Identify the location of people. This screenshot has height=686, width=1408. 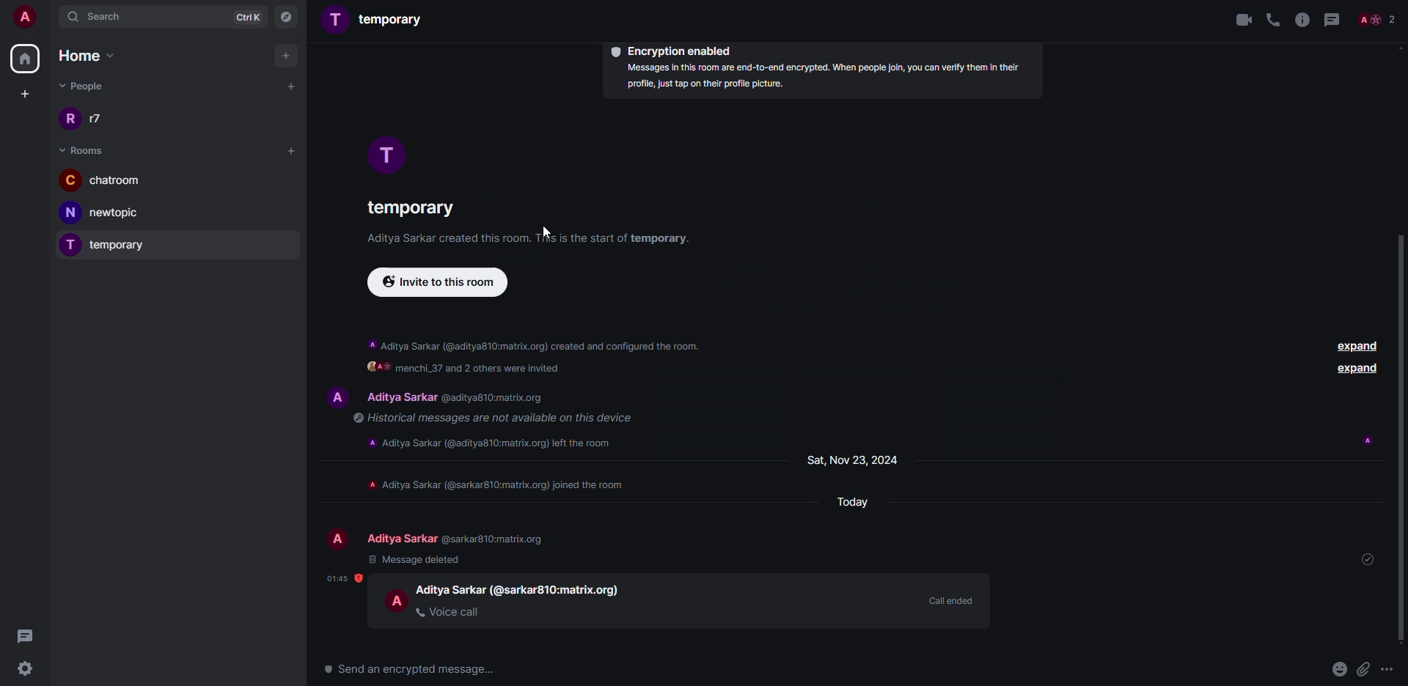
(81, 85).